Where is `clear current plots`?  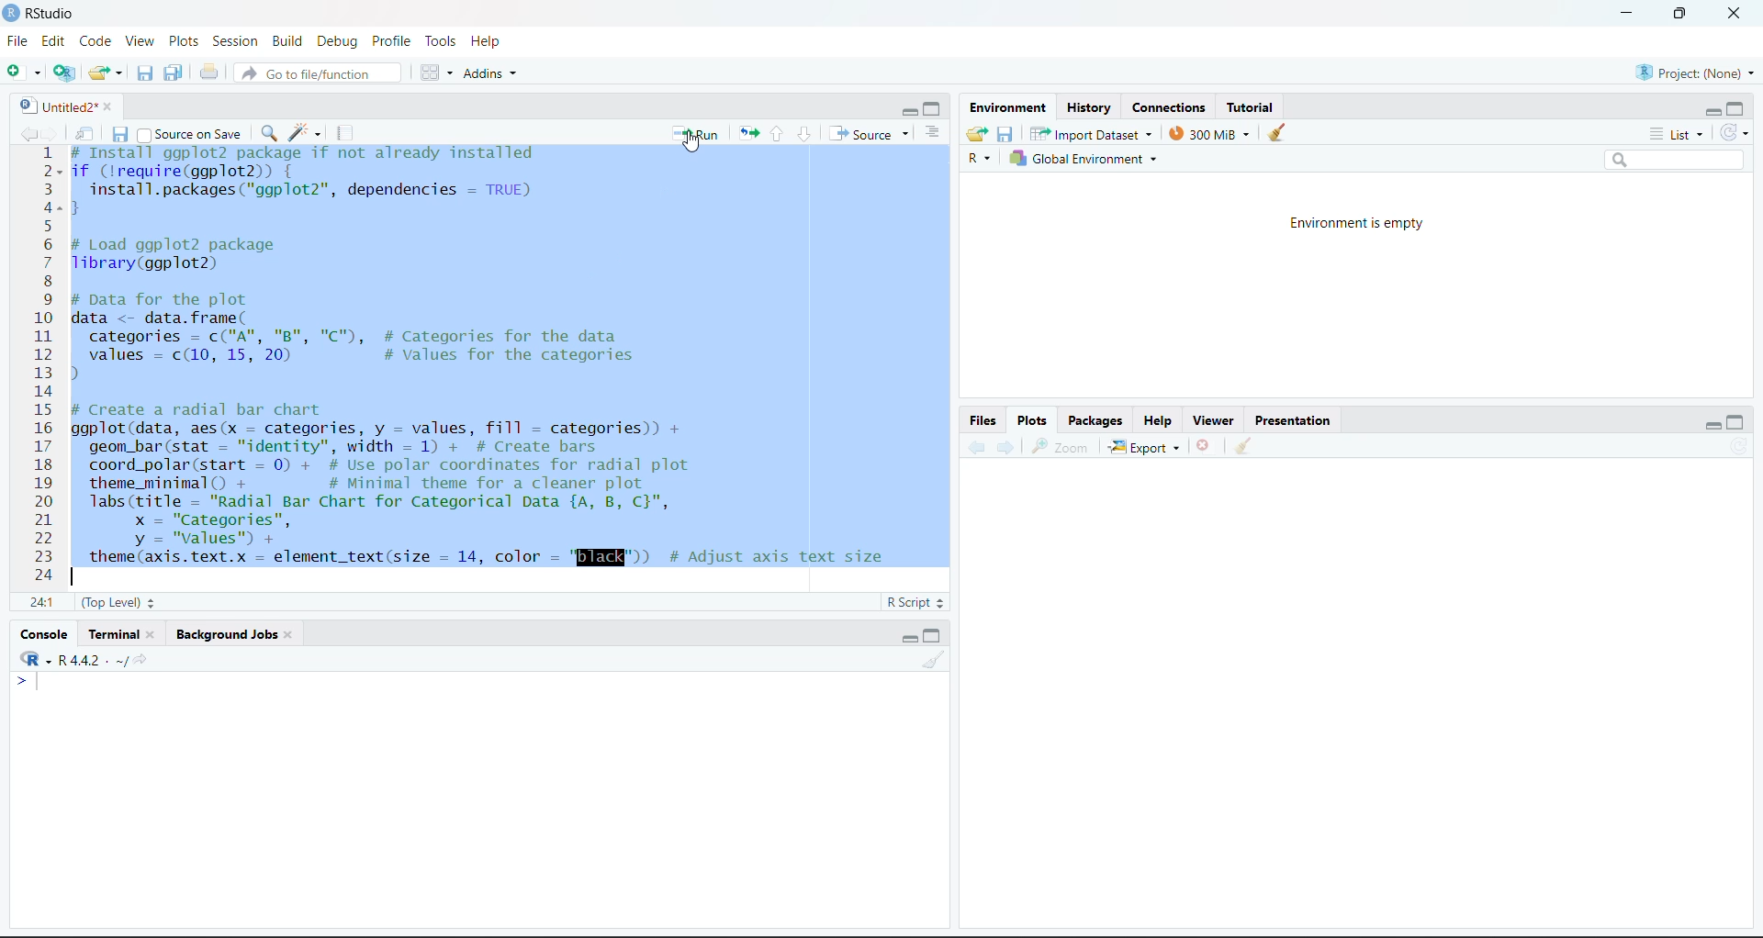 clear current plots is located at coordinates (1203, 445).